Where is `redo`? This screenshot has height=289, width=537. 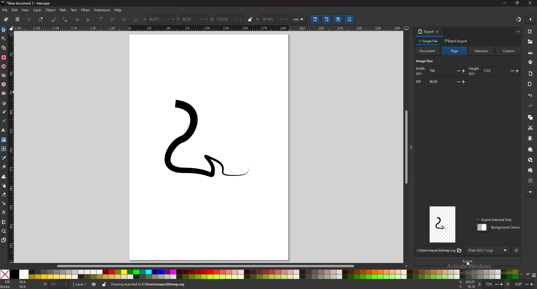 redo is located at coordinates (531, 106).